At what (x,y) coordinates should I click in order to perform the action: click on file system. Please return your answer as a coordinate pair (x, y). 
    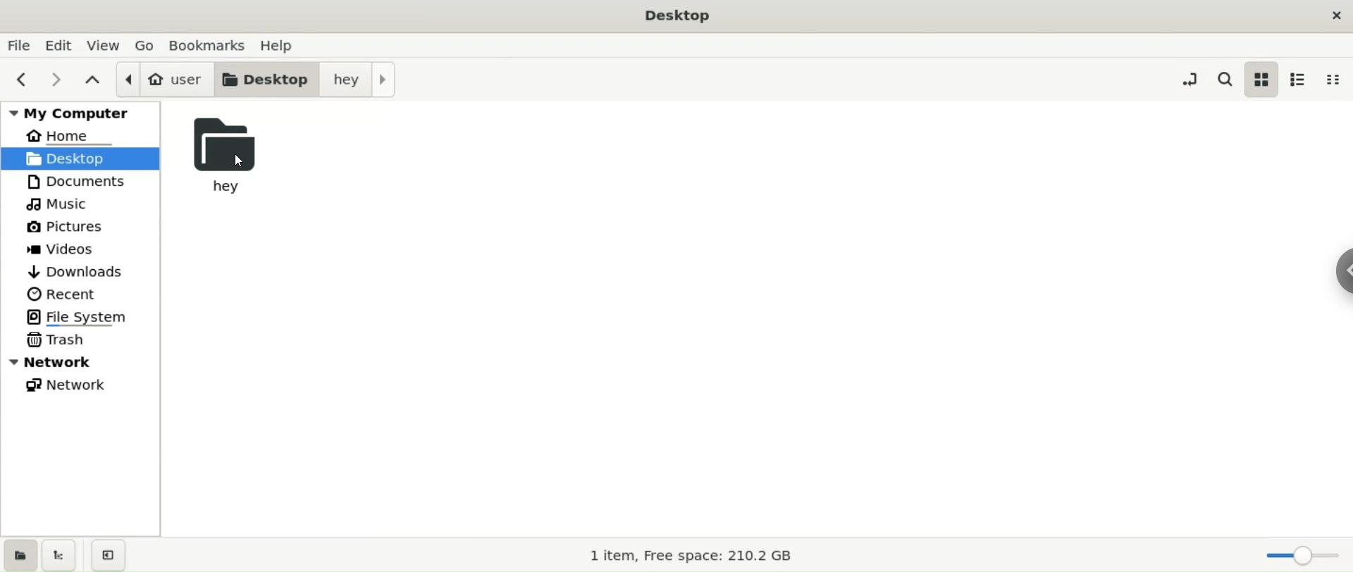
    Looking at the image, I should click on (79, 318).